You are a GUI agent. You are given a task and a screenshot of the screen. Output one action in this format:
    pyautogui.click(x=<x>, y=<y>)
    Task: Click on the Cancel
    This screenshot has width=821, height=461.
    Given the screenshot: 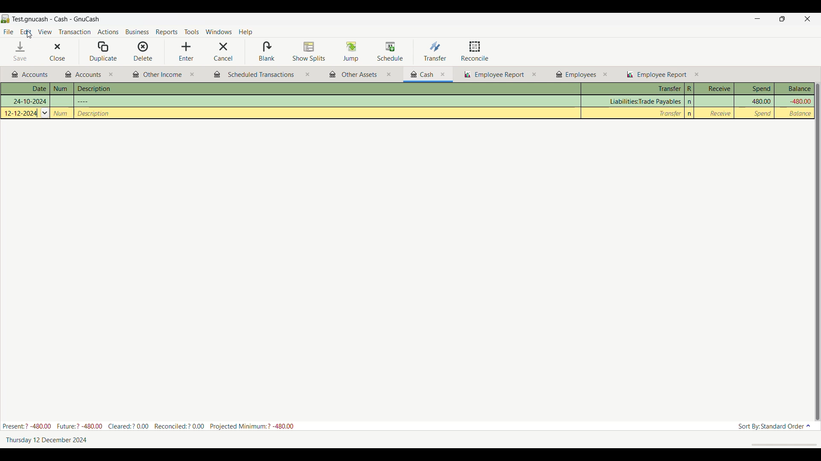 What is the action you would take?
    pyautogui.click(x=224, y=52)
    